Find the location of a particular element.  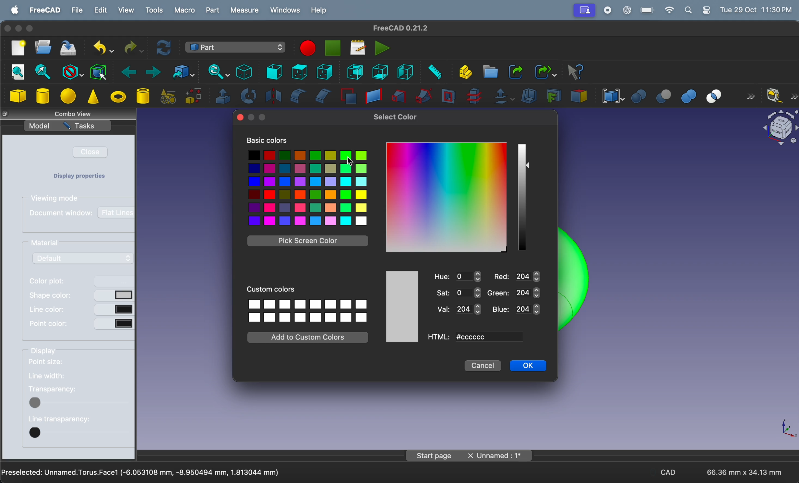

resize is located at coordinates (5, 115).